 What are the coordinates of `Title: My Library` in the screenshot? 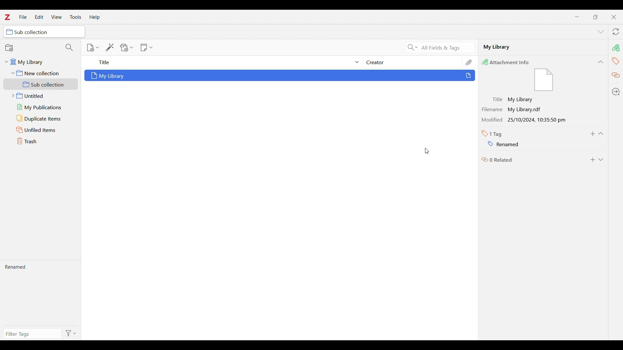 It's located at (513, 99).